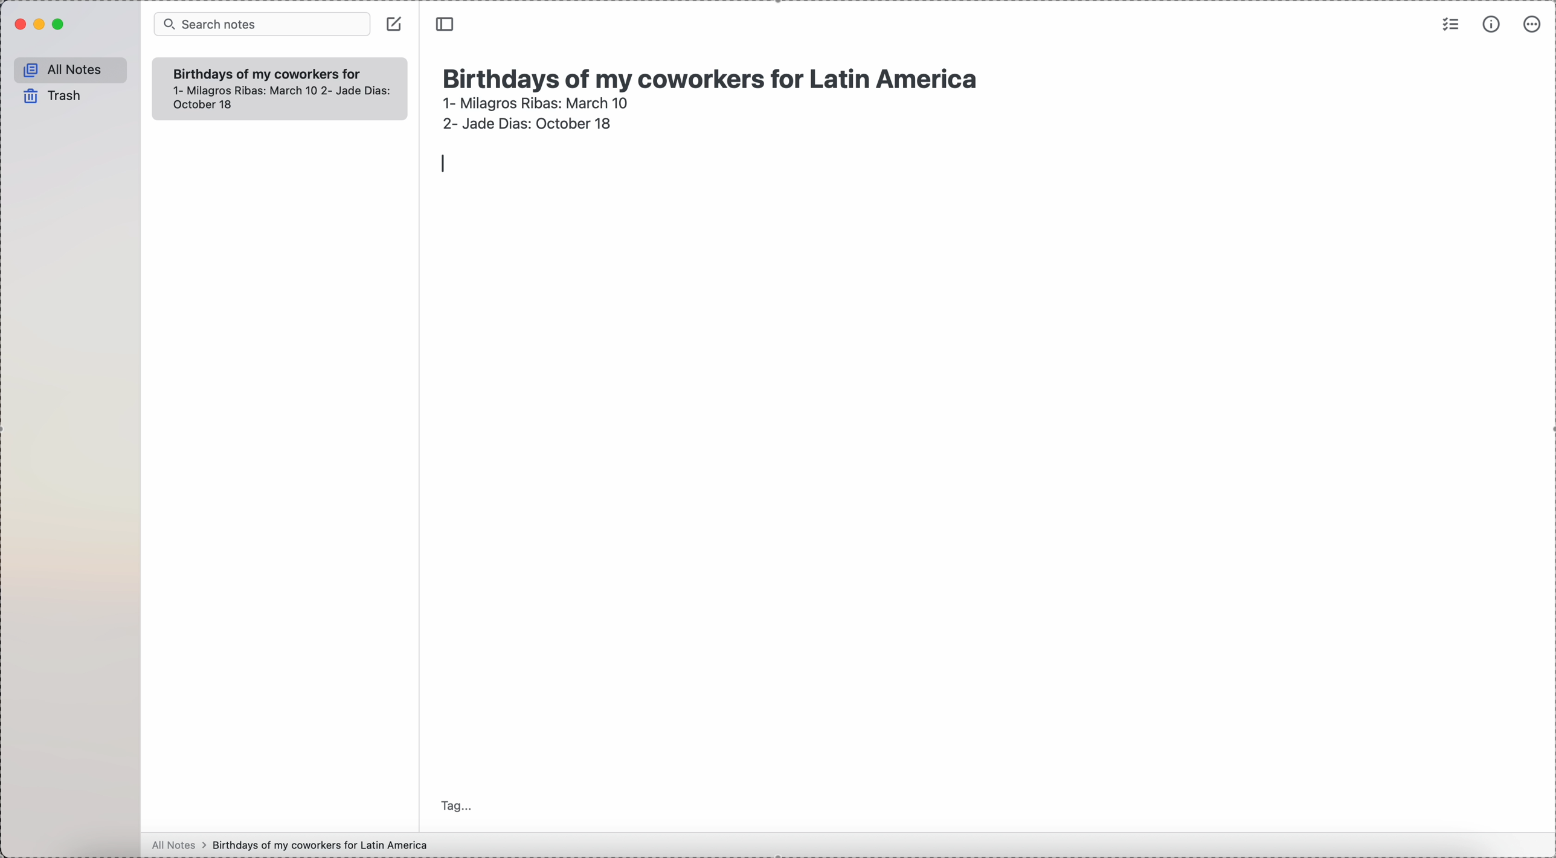  I want to click on all notes, so click(71, 71).